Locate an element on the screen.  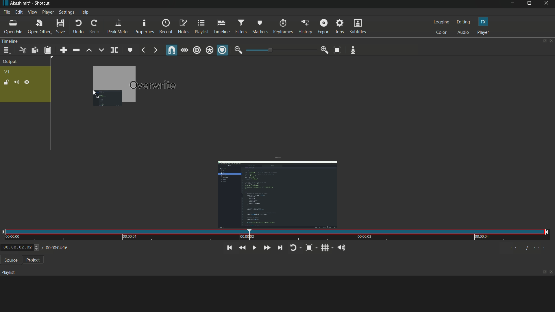
append is located at coordinates (64, 50).